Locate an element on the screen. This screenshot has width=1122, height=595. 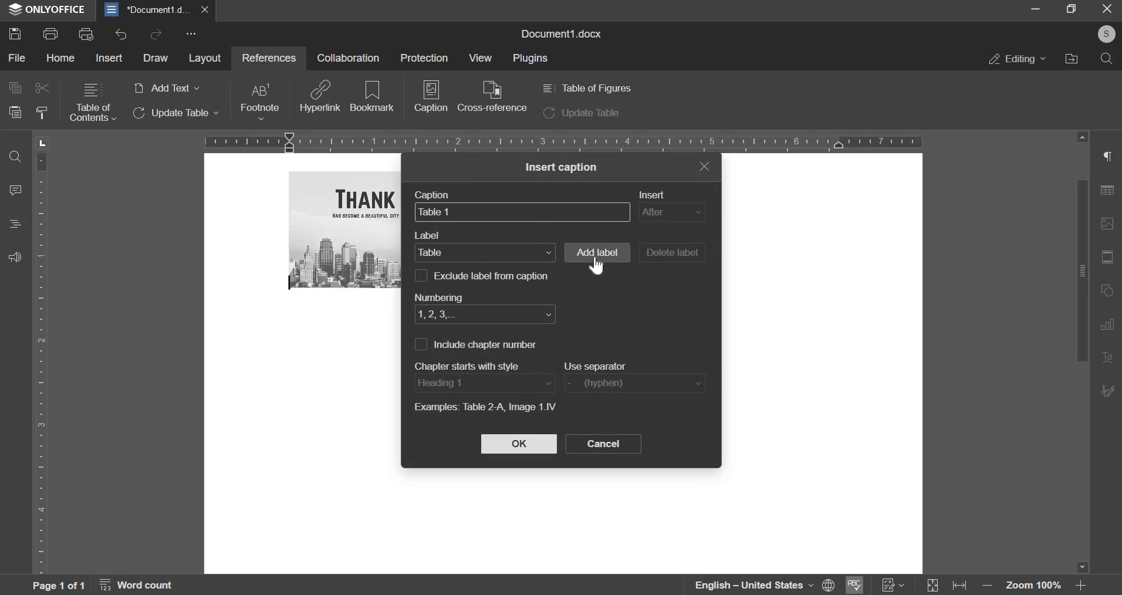
undo is located at coordinates (121, 35).